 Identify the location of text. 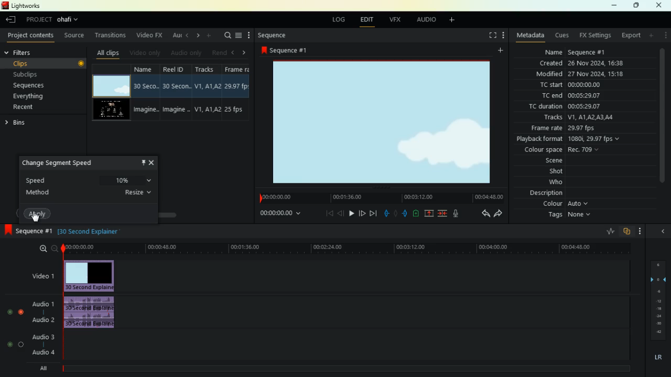
(99, 233).